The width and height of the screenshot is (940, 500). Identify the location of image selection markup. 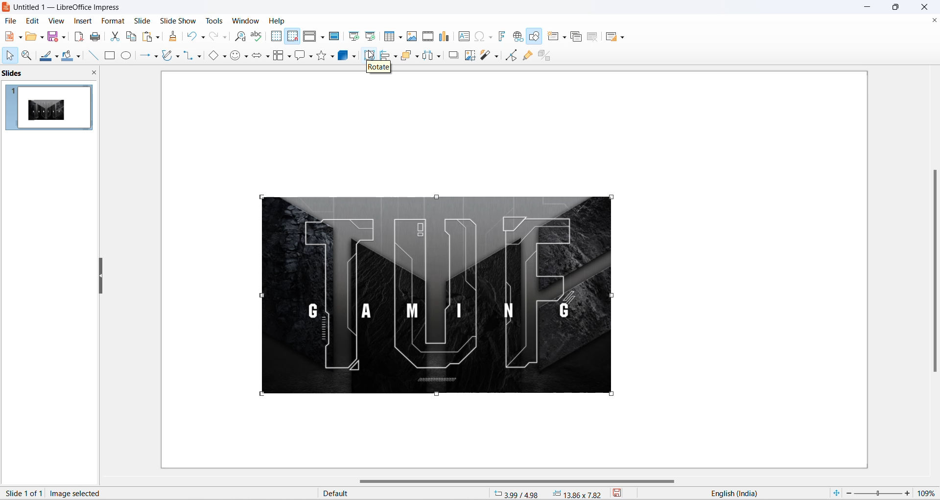
(261, 295).